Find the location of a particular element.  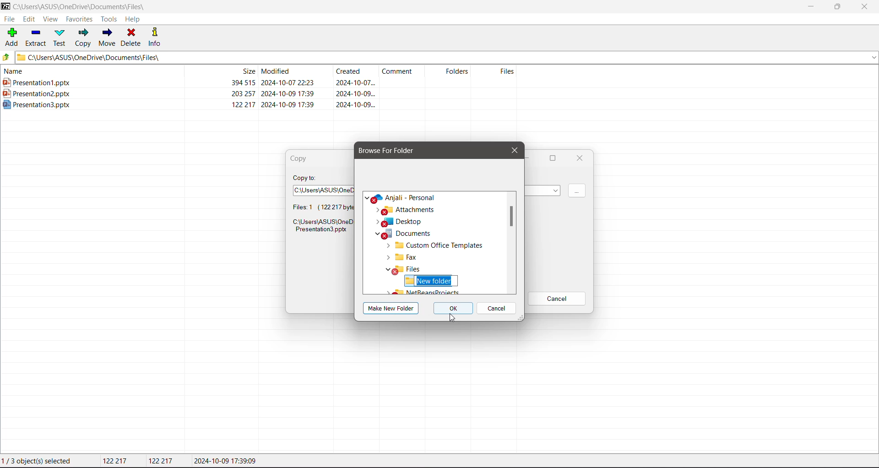

Close is located at coordinates (580, 158).